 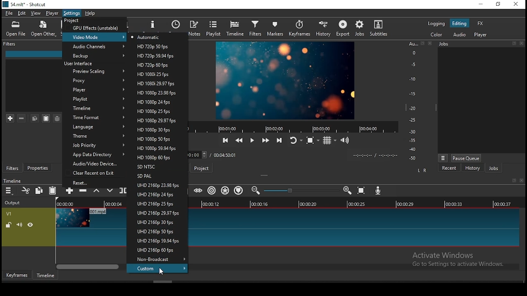 I want to click on language, so click(x=95, y=127).